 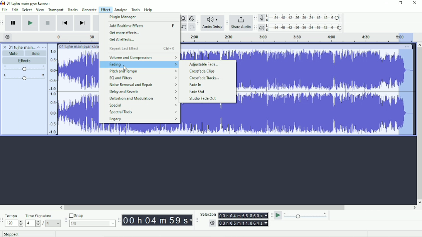 I want to click on Audacity recording meter toolbar, so click(x=255, y=18).